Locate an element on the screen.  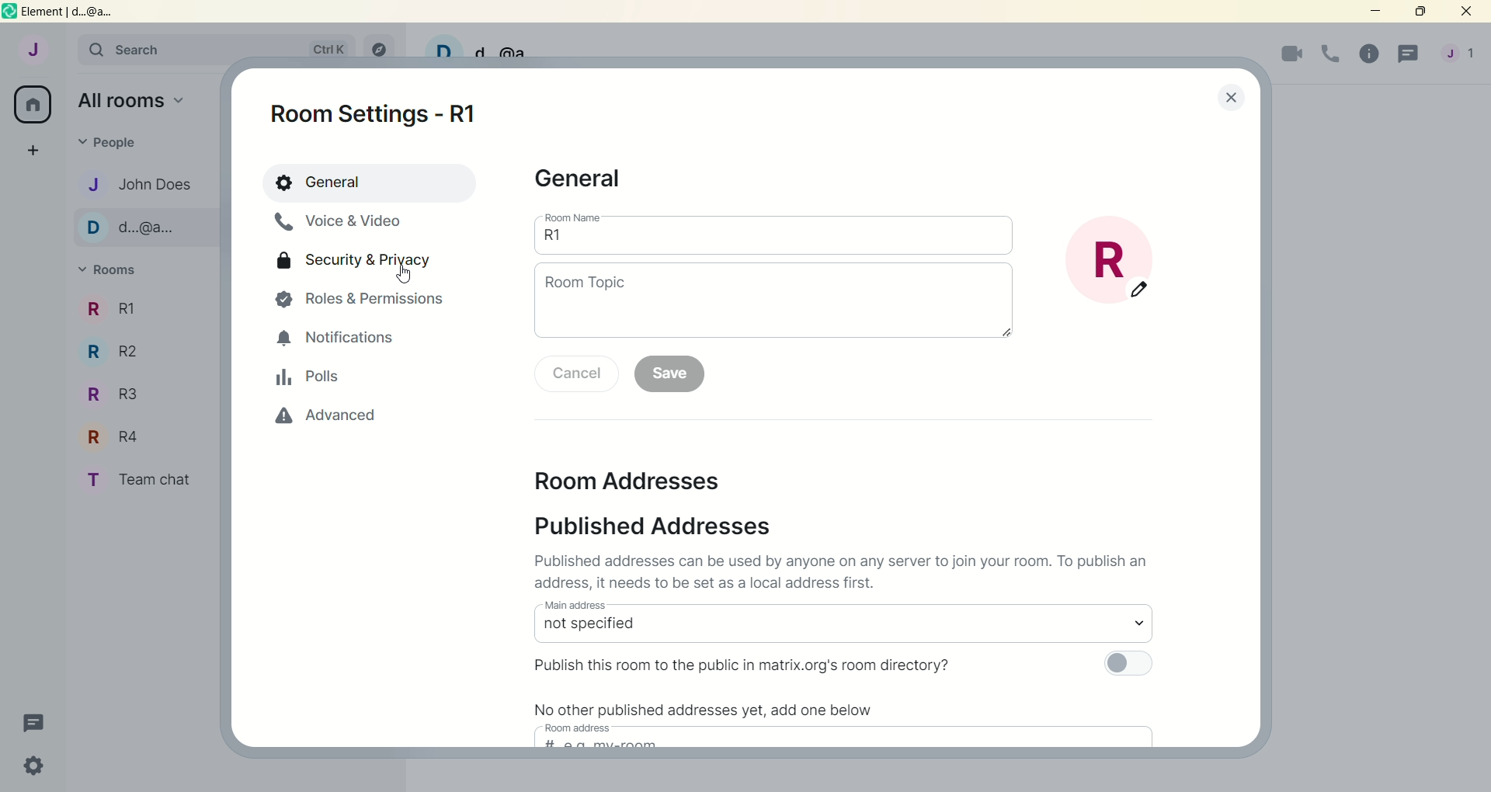
voice call is located at coordinates (1329, 56).